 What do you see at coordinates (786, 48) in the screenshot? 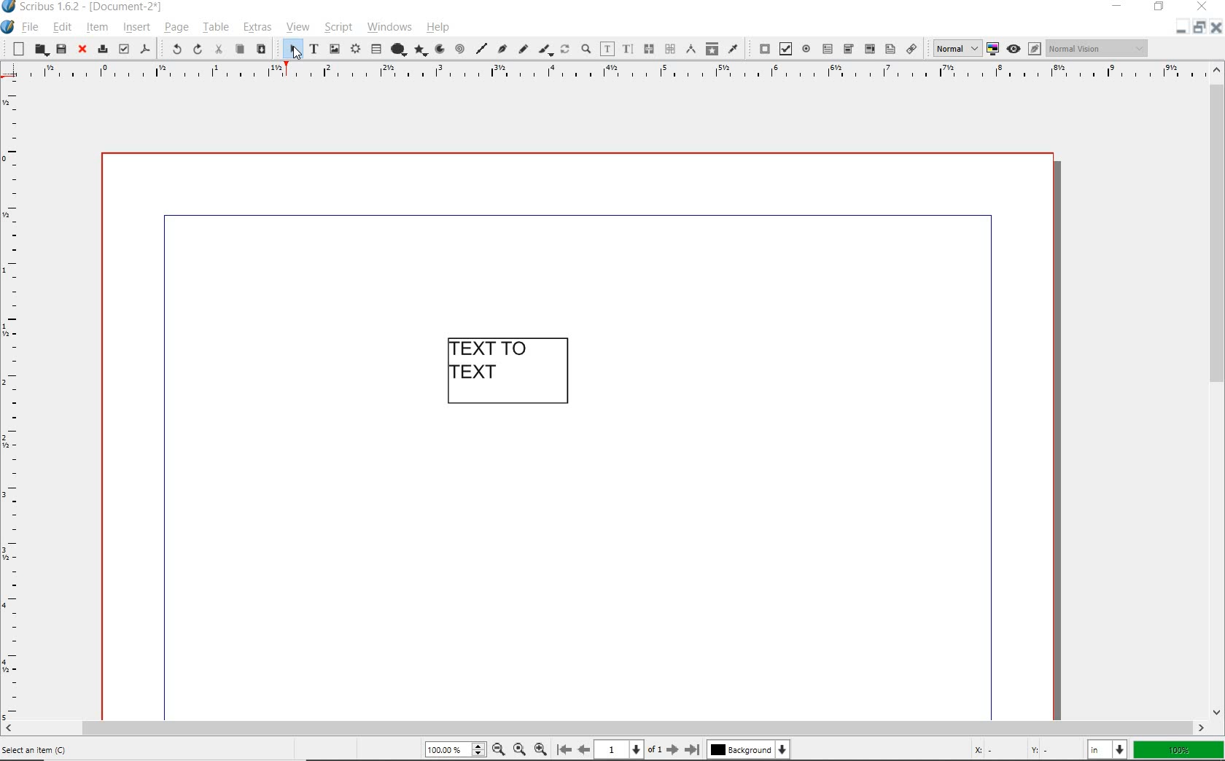
I see `pdf check box` at bounding box center [786, 48].